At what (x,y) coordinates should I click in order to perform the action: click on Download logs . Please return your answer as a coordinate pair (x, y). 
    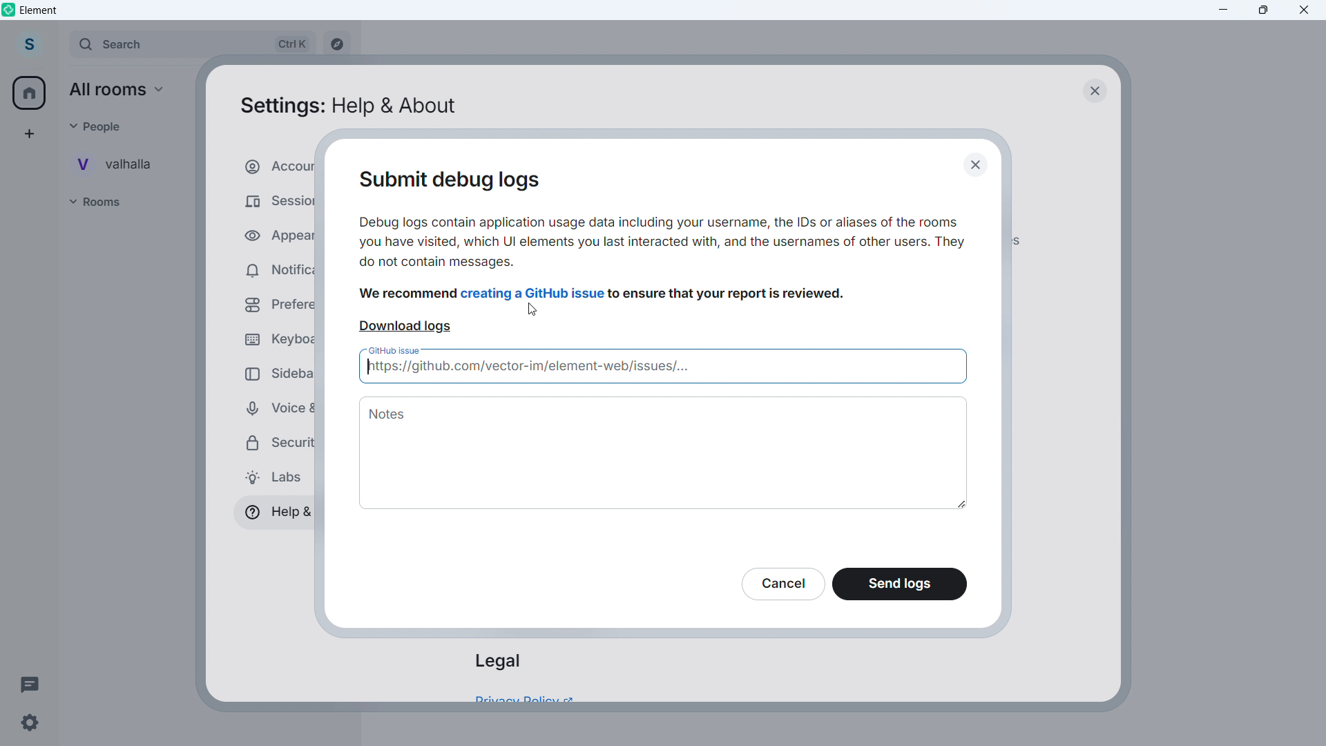
    Looking at the image, I should click on (405, 327).